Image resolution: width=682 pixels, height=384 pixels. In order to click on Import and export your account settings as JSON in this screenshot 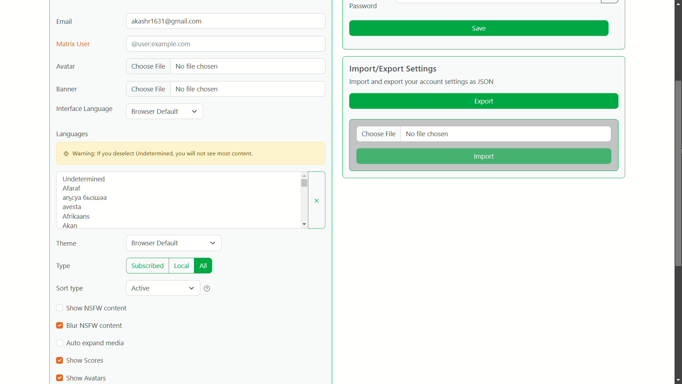, I will do `click(423, 83)`.